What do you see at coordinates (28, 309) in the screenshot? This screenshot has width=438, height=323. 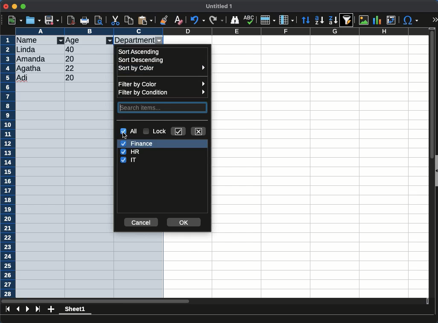 I see `next page` at bounding box center [28, 309].